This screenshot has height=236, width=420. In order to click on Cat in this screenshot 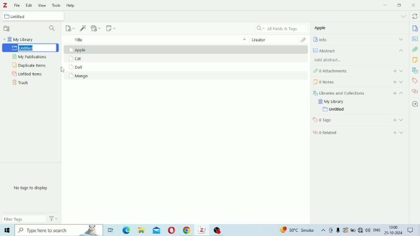, I will do `click(77, 58)`.